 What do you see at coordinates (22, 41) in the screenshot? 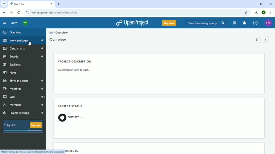
I see `Work packages` at bounding box center [22, 41].